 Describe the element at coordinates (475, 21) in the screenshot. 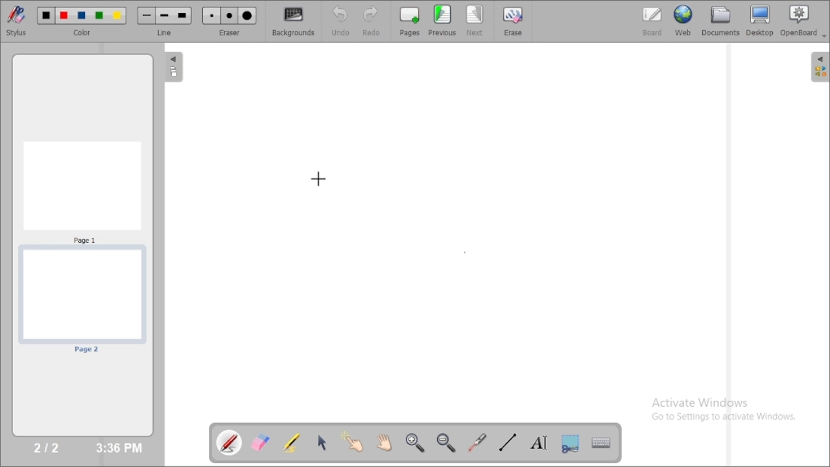

I see `next` at that location.